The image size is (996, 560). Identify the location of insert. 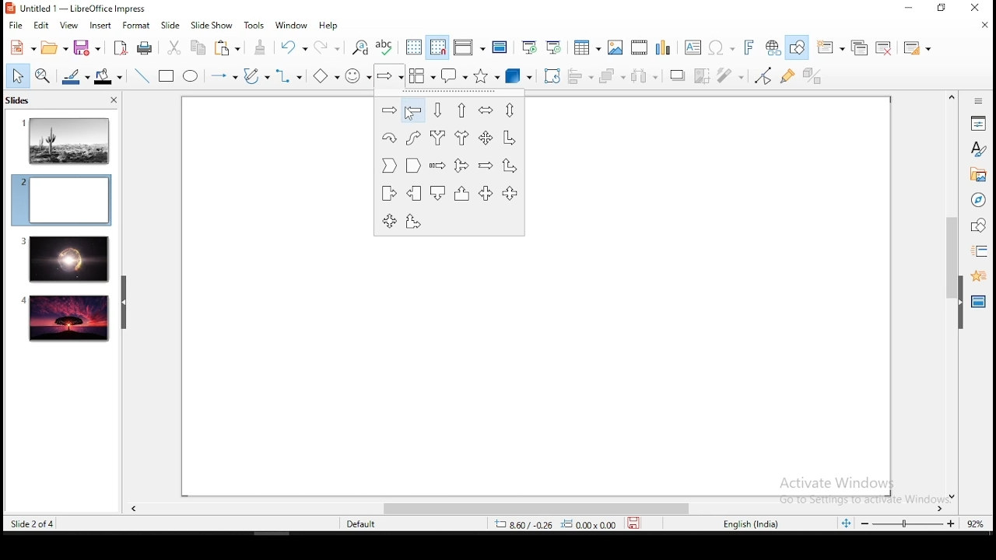
(100, 25).